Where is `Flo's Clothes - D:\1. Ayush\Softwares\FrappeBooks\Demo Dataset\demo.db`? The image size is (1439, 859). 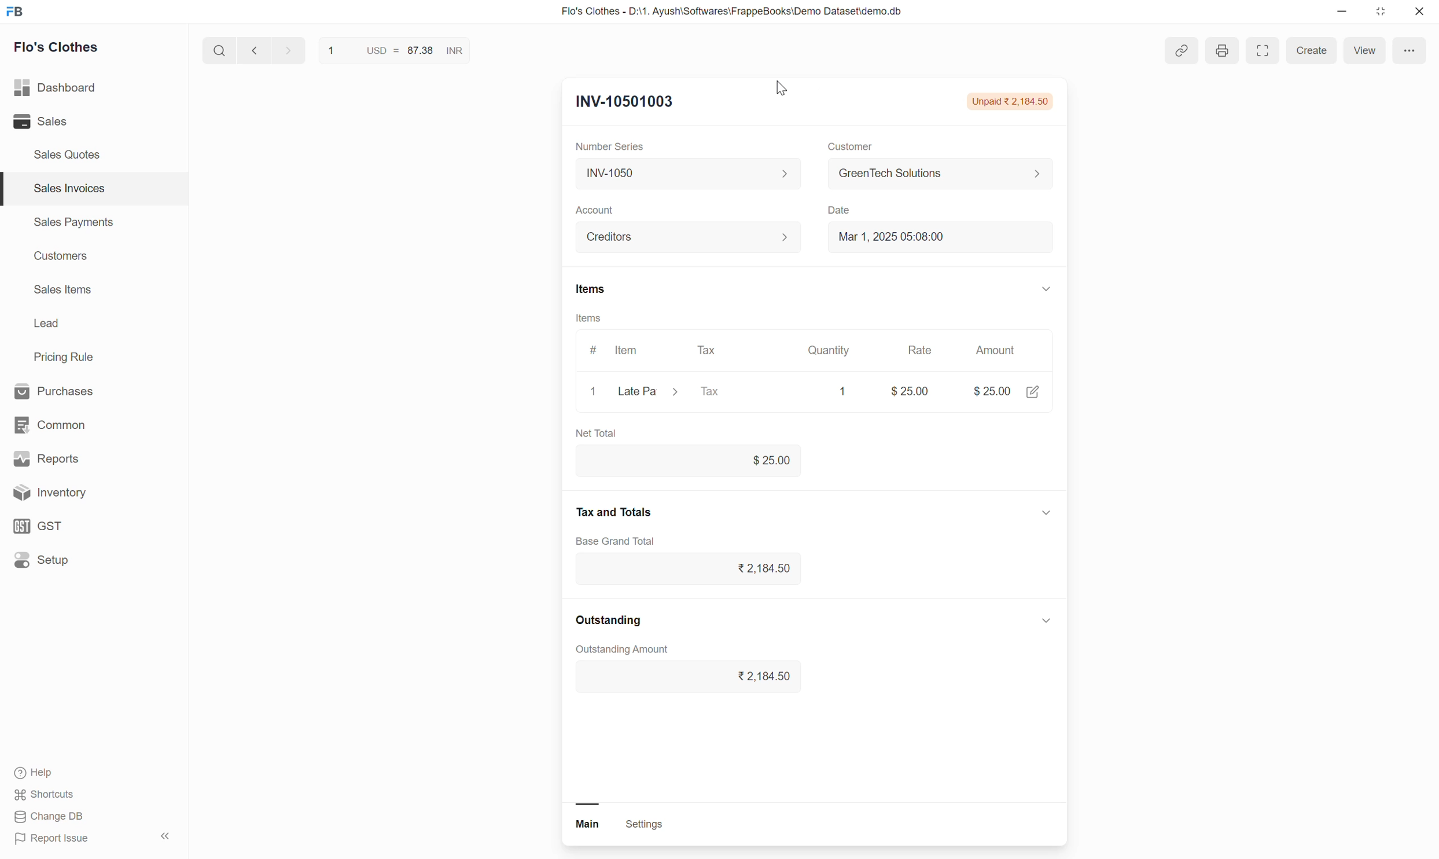
Flo's Clothes - D:\1. Ayush\Softwares\FrappeBooks\Demo Dataset\demo.db is located at coordinates (742, 13).